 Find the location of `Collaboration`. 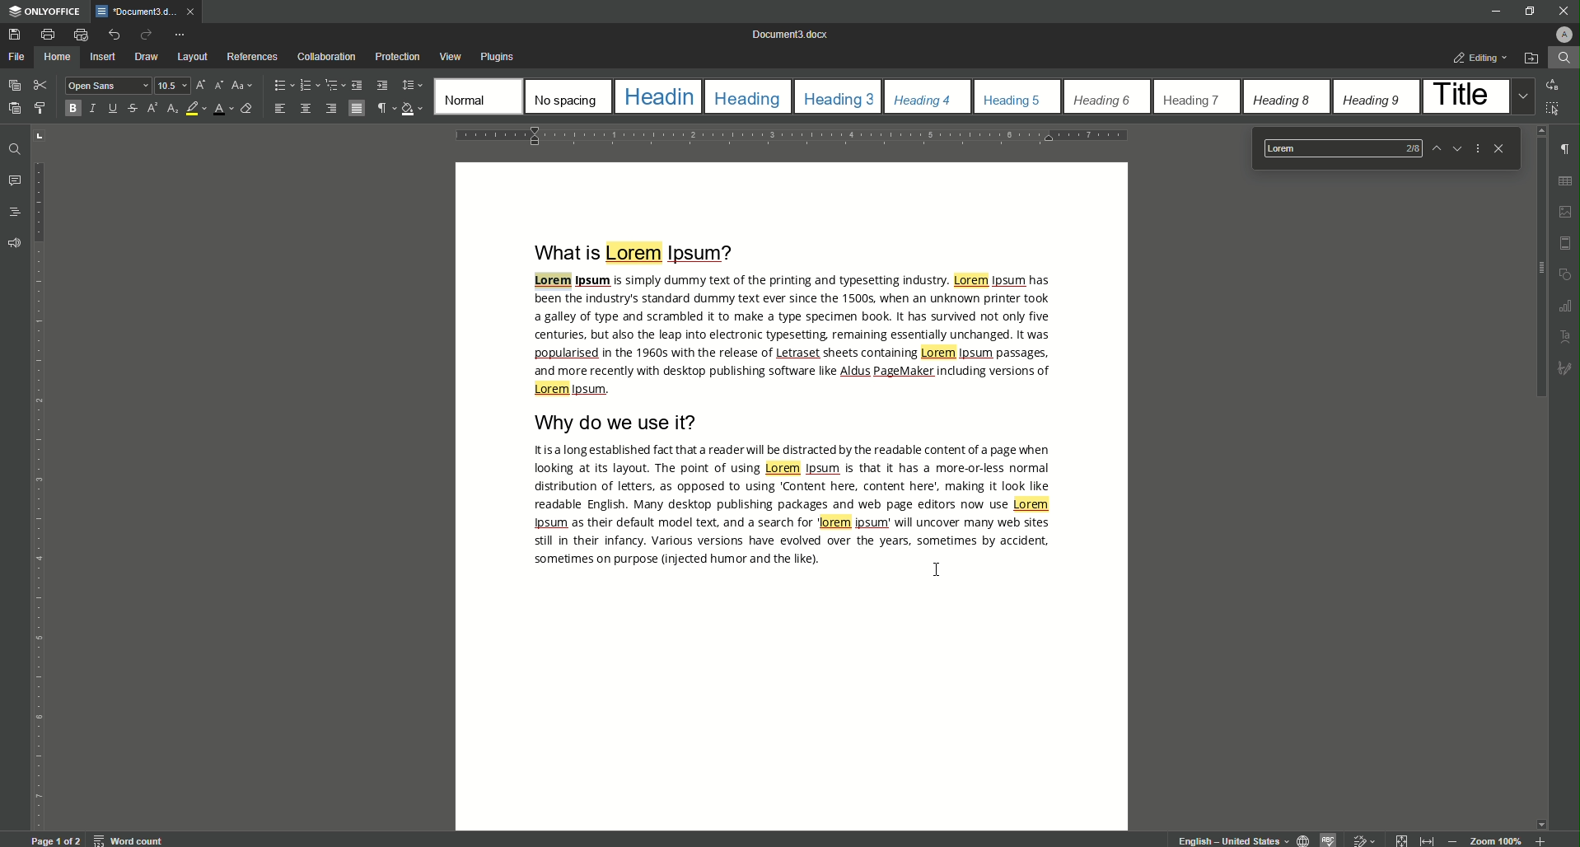

Collaboration is located at coordinates (325, 57).